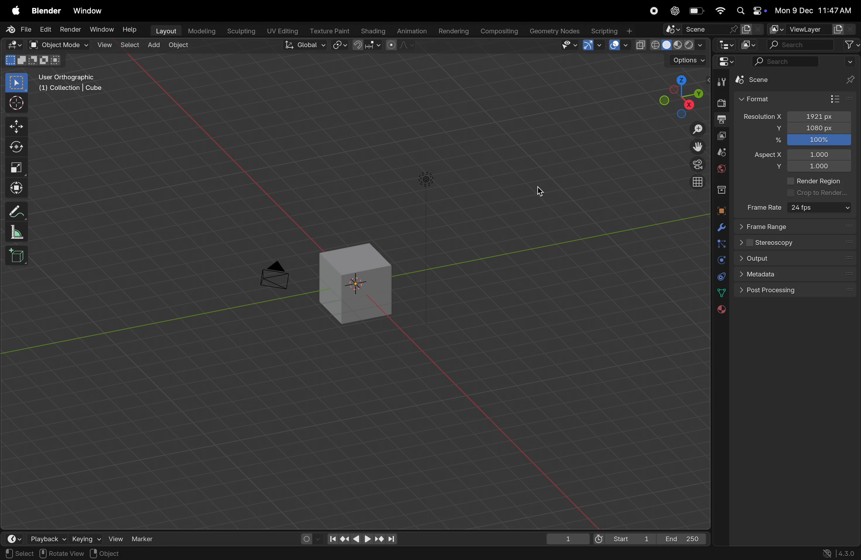  What do you see at coordinates (16, 187) in the screenshot?
I see `trasform` at bounding box center [16, 187].